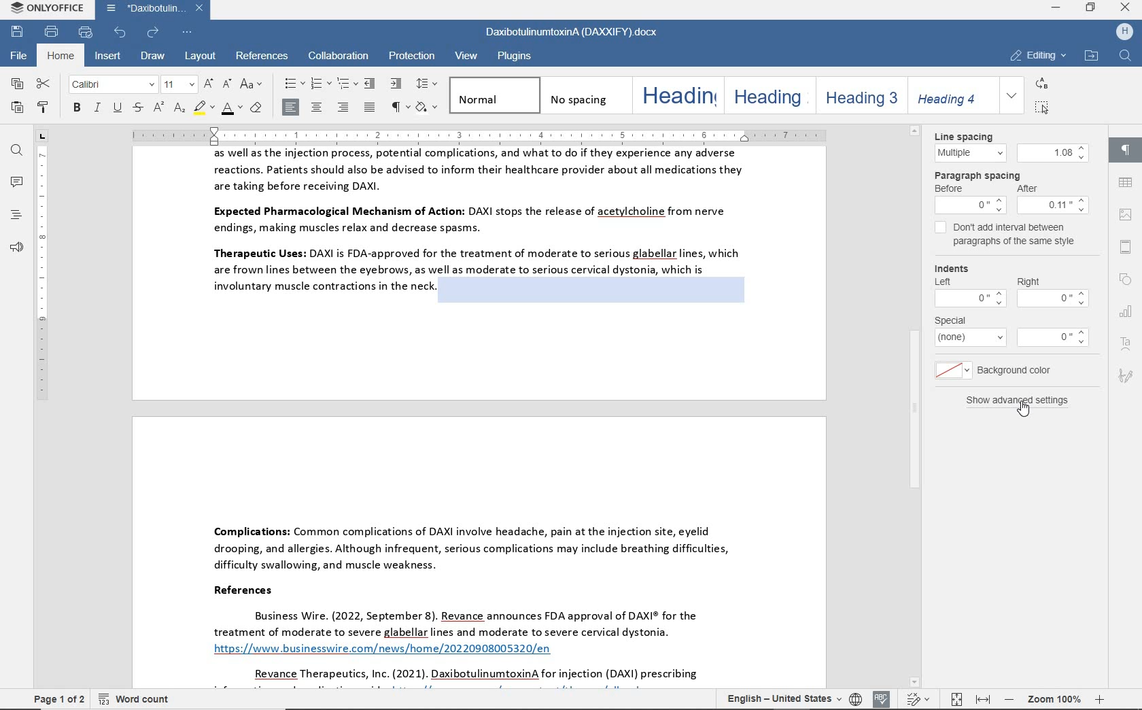  Describe the element at coordinates (1128, 374) in the screenshot. I see `signature` at that location.